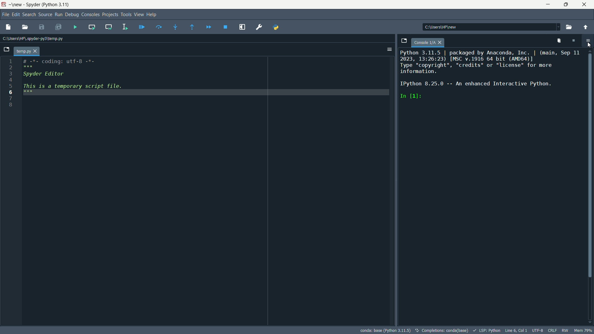 The width and height of the screenshot is (594, 334). I want to click on Line 5, Col 1, so click(516, 330).